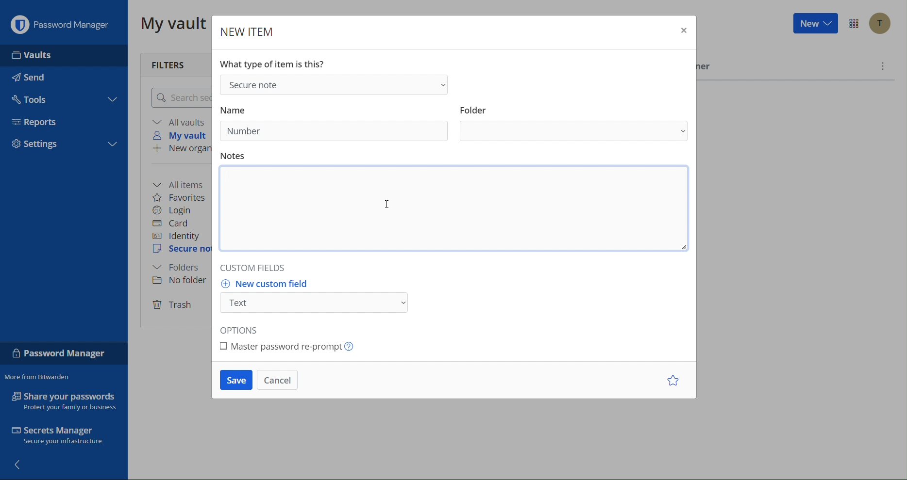  What do you see at coordinates (814, 25) in the screenshot?
I see `New` at bounding box center [814, 25].